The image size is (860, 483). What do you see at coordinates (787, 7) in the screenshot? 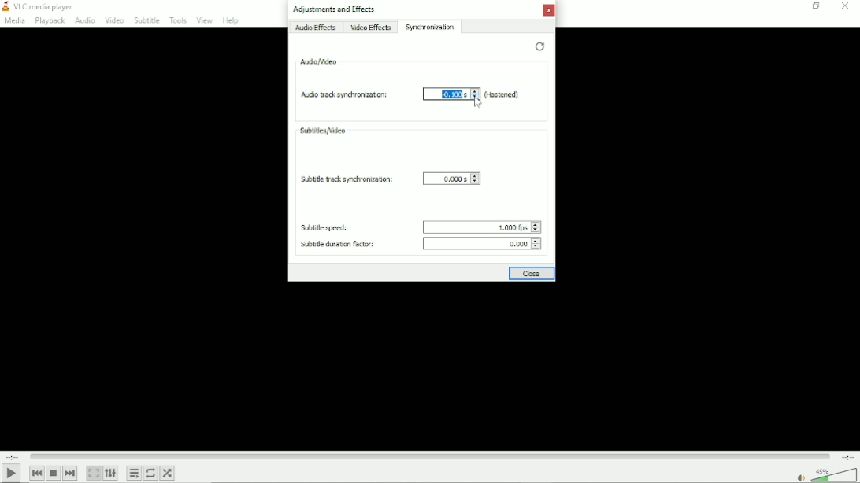
I see `Minimize` at bounding box center [787, 7].